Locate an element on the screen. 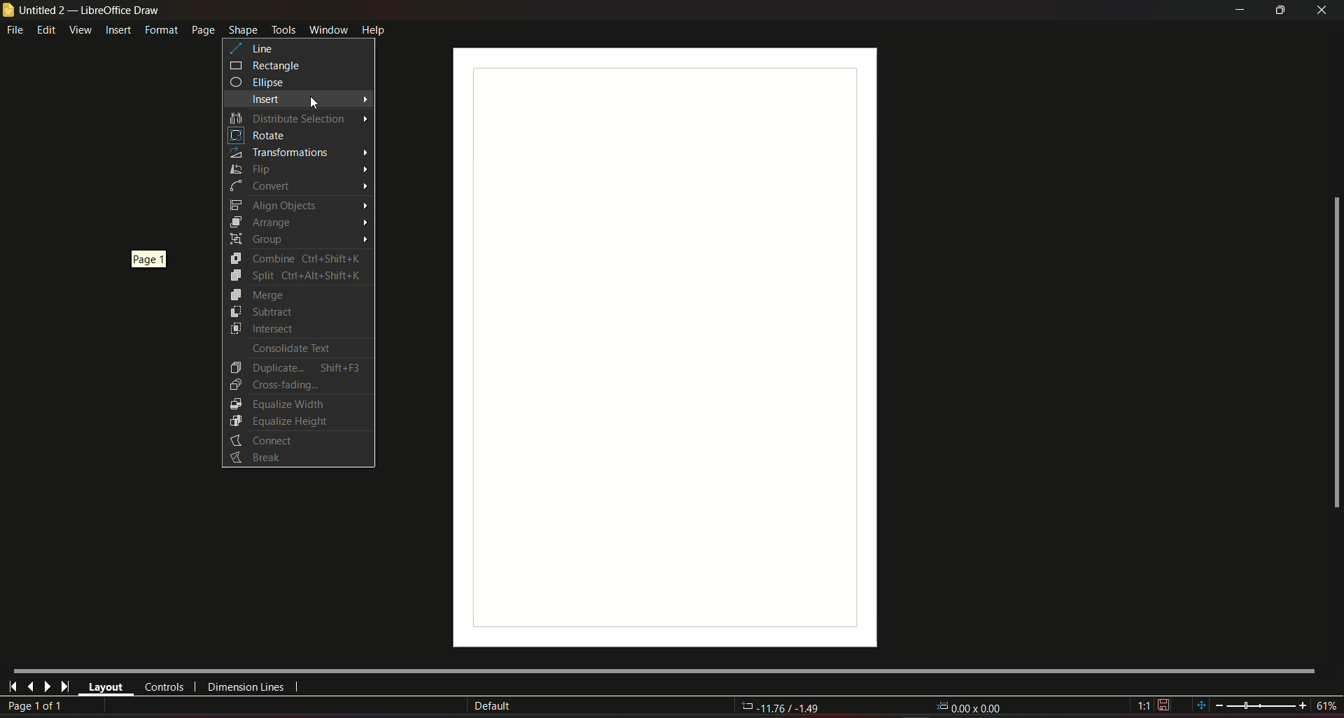 The height and width of the screenshot is (718, 1344). workspace is located at coordinates (675, 342).